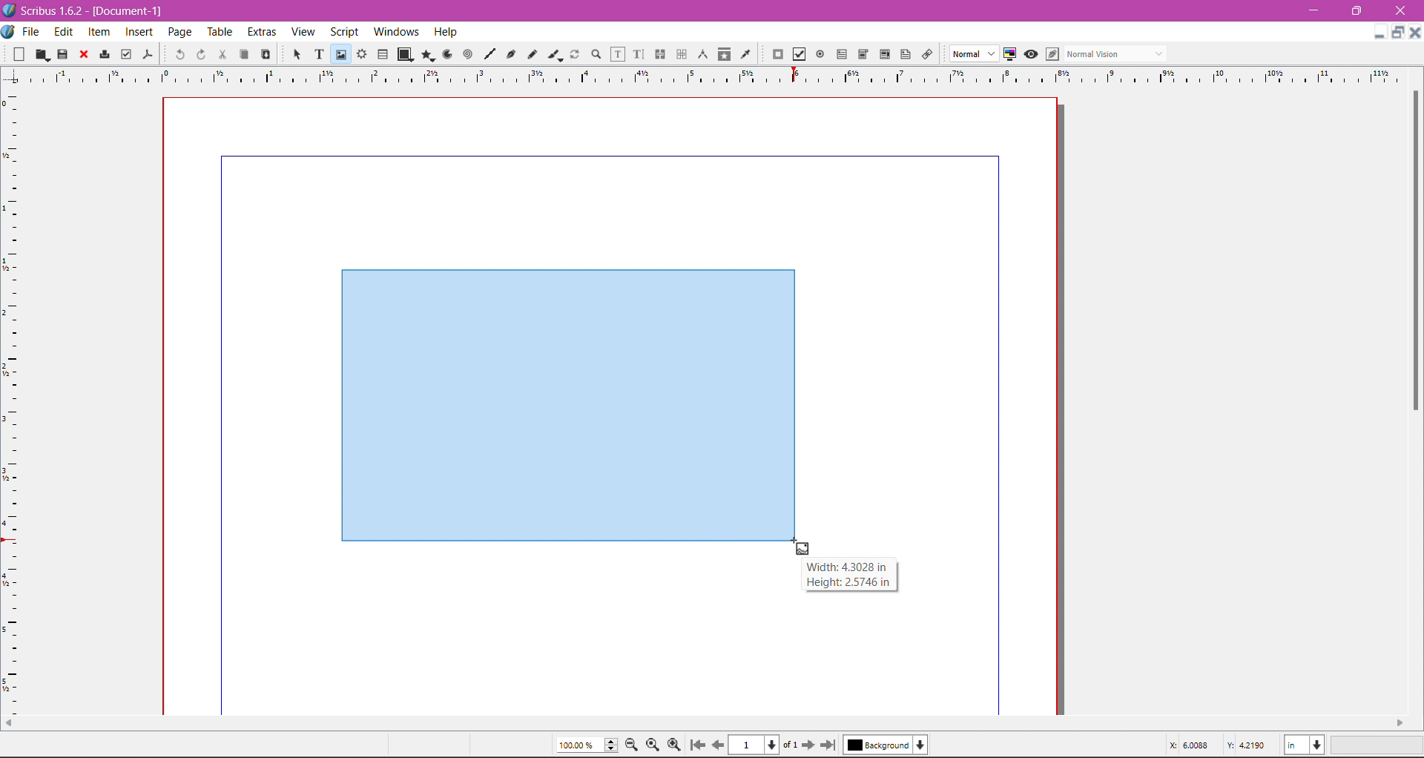 The image size is (1424, 758). Describe the element at coordinates (179, 54) in the screenshot. I see `Undo` at that location.